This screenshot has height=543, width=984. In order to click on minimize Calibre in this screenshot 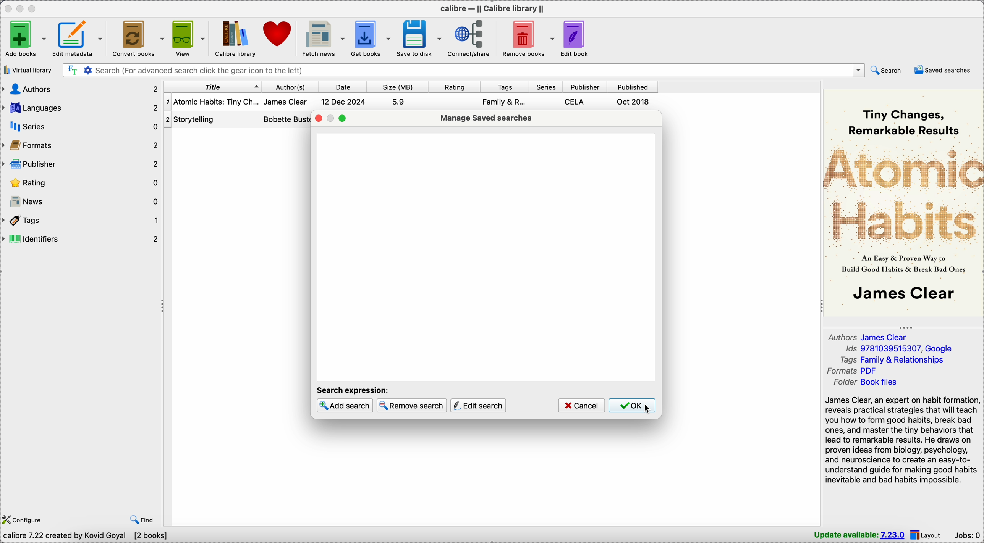, I will do `click(21, 9)`.